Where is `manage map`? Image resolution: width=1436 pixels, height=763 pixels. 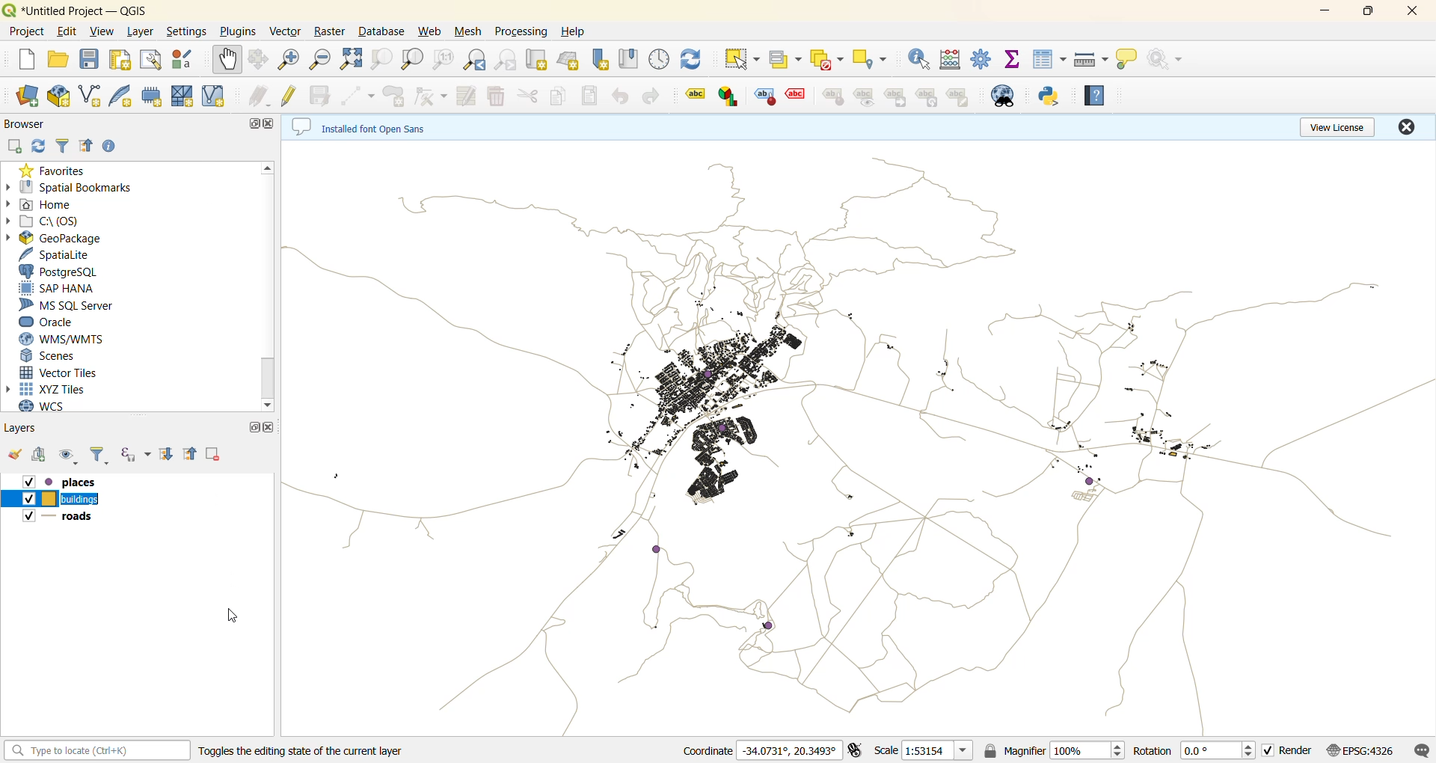
manage map is located at coordinates (68, 456).